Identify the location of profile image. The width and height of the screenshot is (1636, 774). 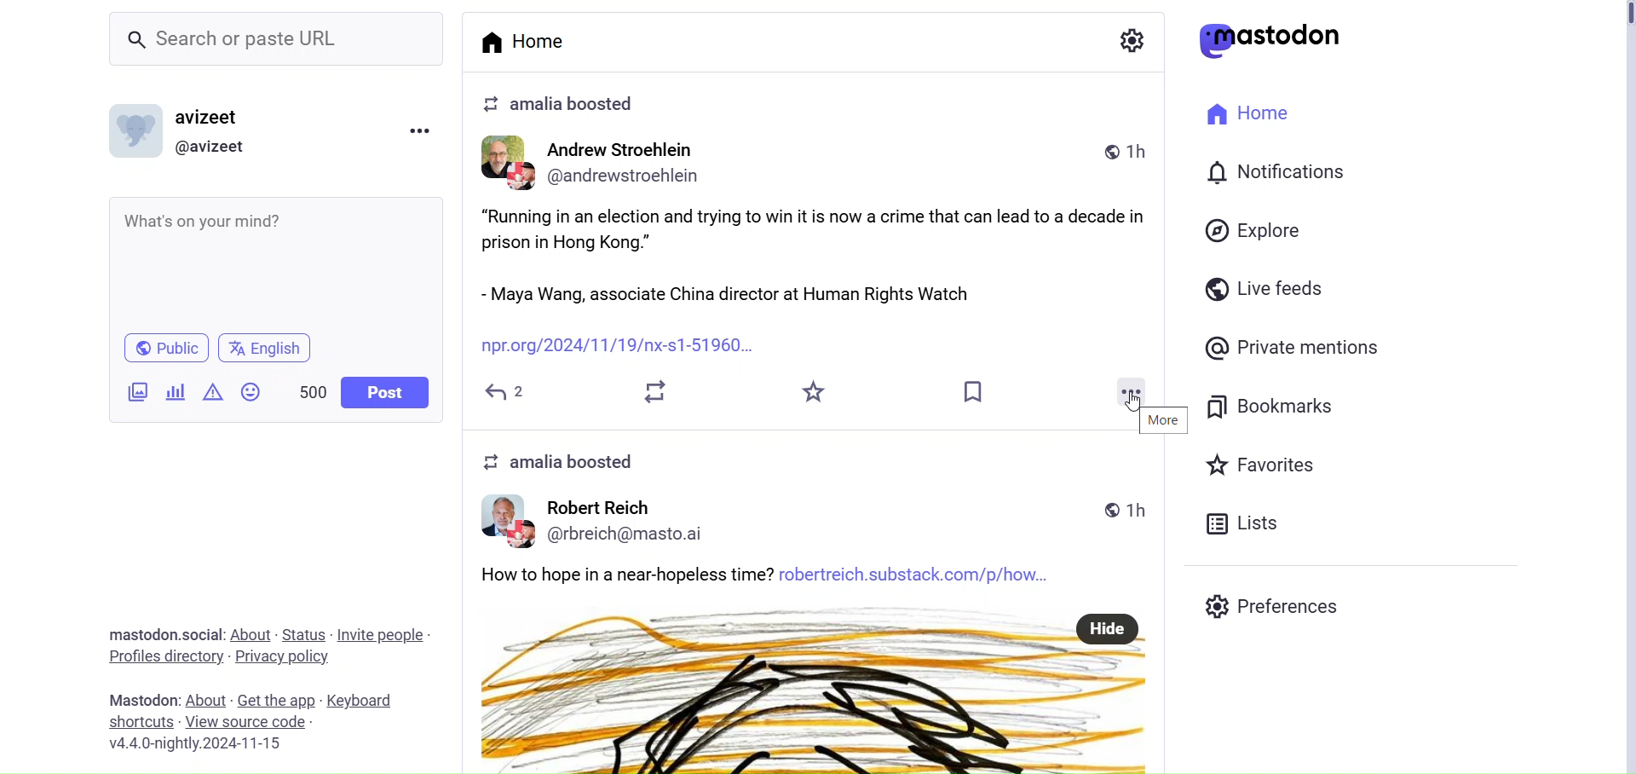
(509, 522).